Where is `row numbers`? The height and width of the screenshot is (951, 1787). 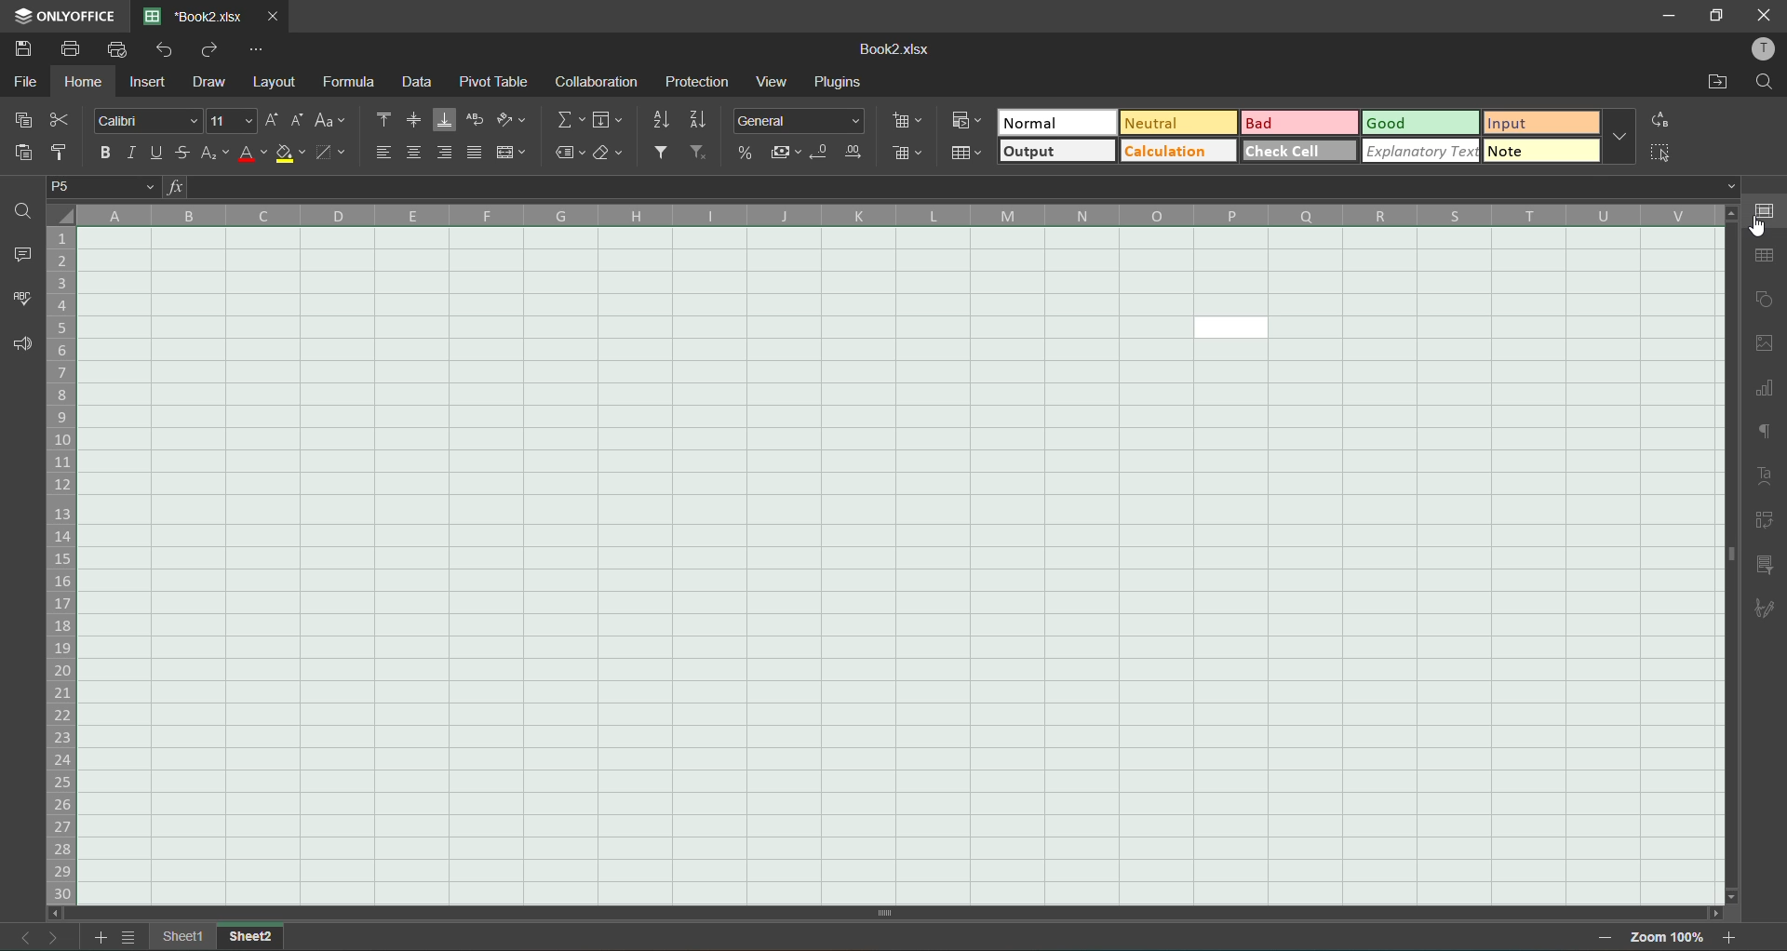 row numbers is located at coordinates (66, 567).